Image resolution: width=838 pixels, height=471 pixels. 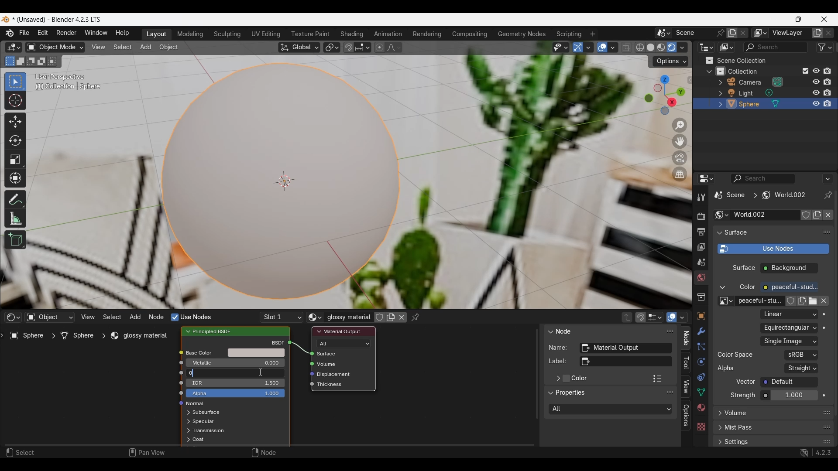 I want to click on Show gizmo, so click(x=577, y=48).